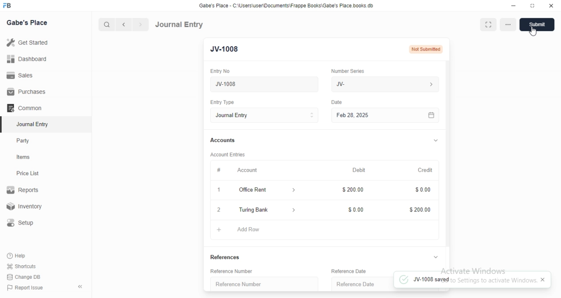  Describe the element at coordinates (8, 6) in the screenshot. I see `FB logo` at that location.